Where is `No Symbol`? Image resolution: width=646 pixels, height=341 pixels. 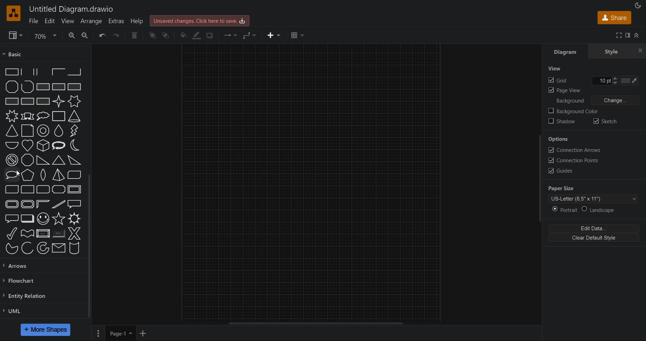 No Symbol is located at coordinates (11, 159).